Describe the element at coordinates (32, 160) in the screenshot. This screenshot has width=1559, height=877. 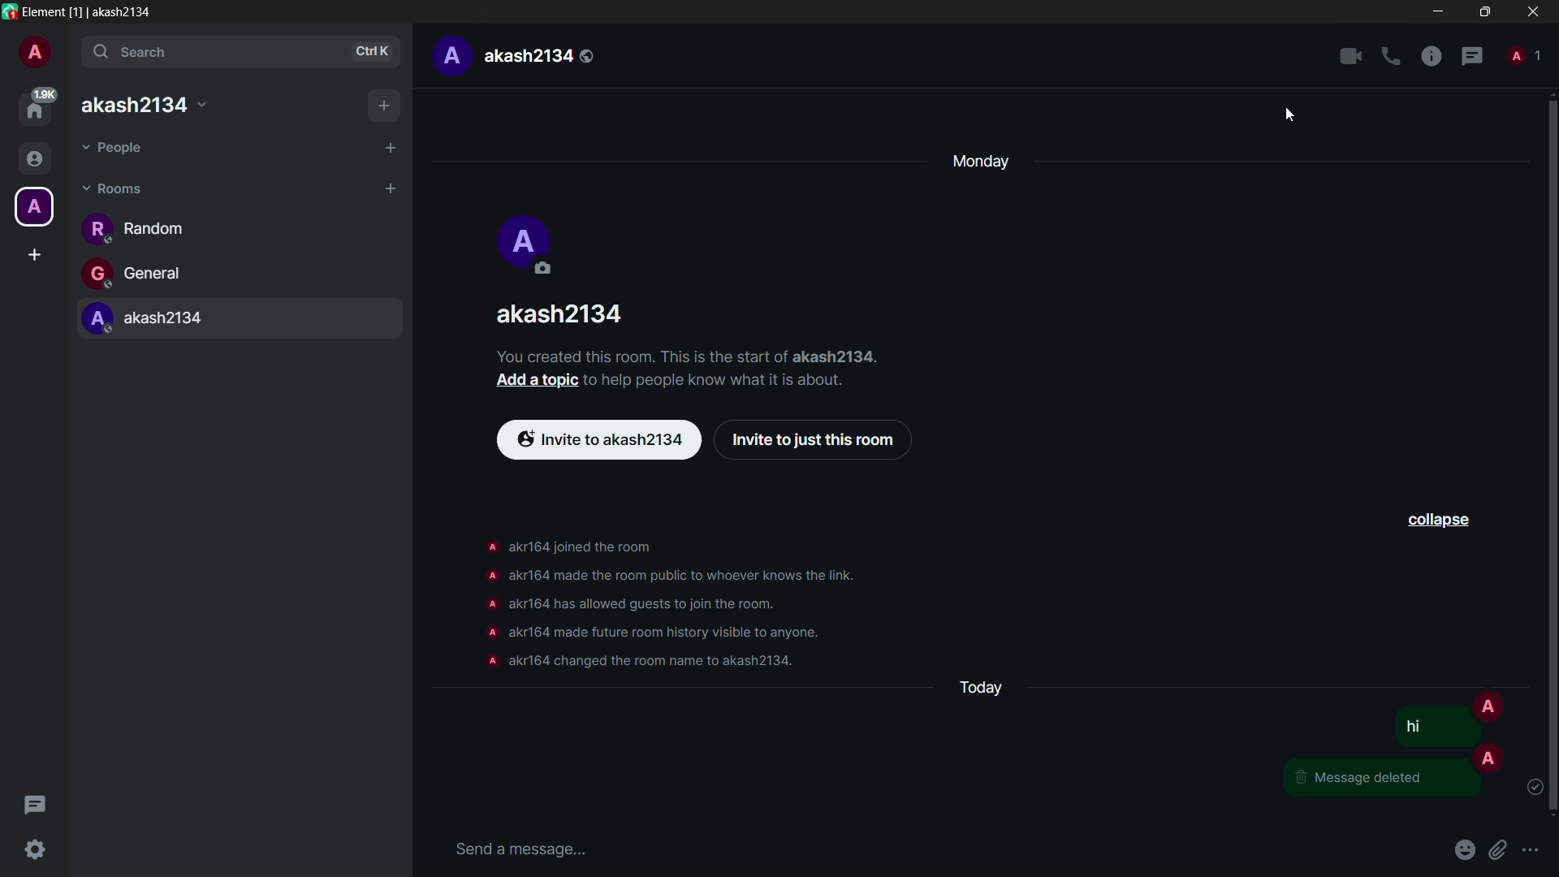
I see `people icon` at that location.